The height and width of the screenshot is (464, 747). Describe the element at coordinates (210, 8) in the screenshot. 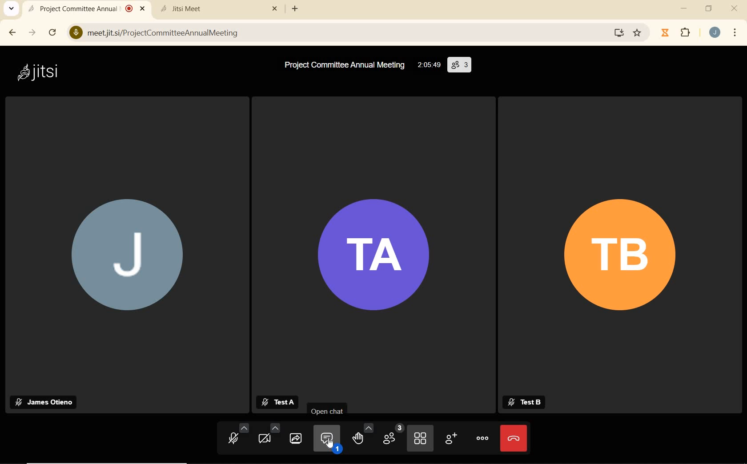

I see `tab` at that location.